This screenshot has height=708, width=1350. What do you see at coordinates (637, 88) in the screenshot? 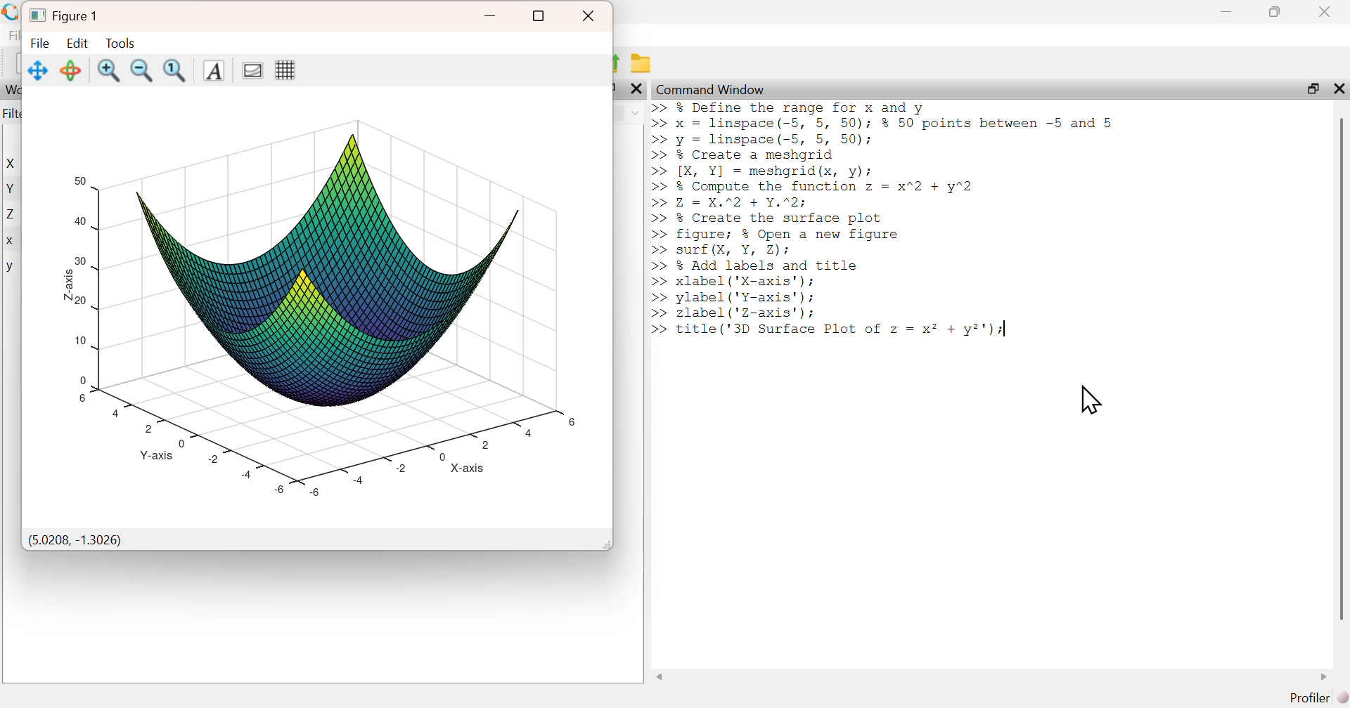
I see `close` at bounding box center [637, 88].